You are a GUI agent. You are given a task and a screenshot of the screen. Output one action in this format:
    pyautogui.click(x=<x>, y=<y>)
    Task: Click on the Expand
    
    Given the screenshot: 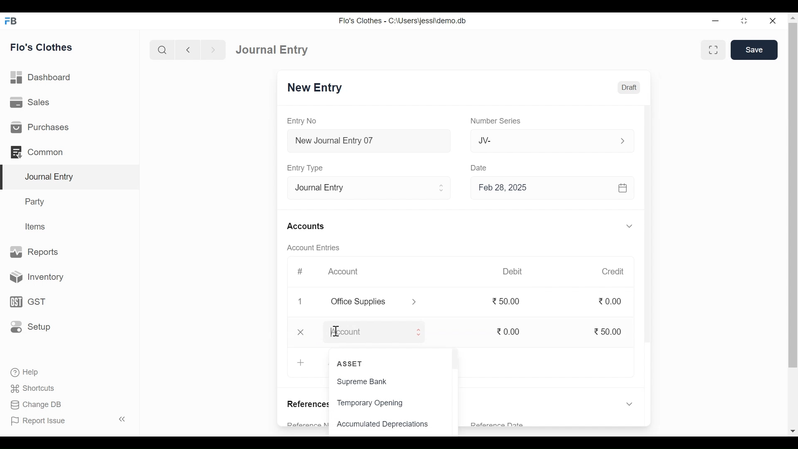 What is the action you would take?
    pyautogui.click(x=441, y=189)
    